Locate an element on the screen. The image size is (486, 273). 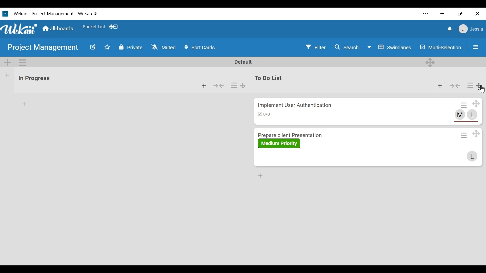
Default is located at coordinates (244, 62).